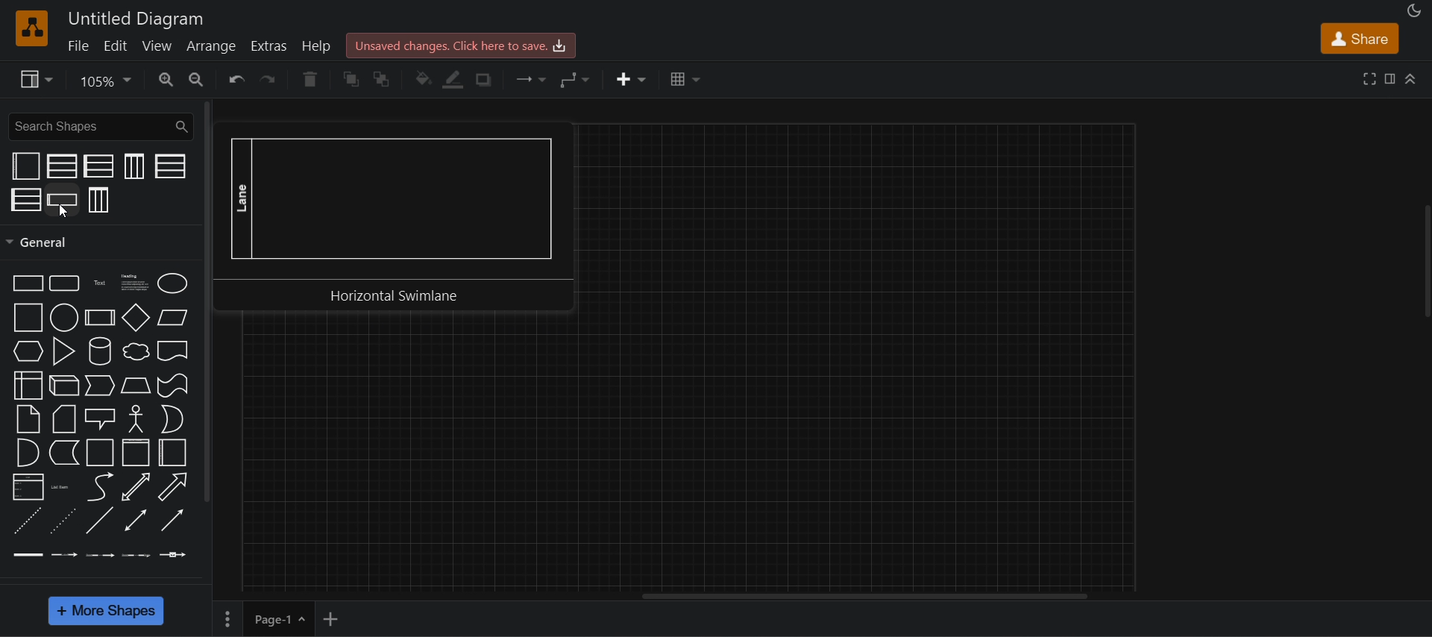 This screenshot has width=1432, height=637. What do you see at coordinates (234, 79) in the screenshot?
I see `undo` at bounding box center [234, 79].